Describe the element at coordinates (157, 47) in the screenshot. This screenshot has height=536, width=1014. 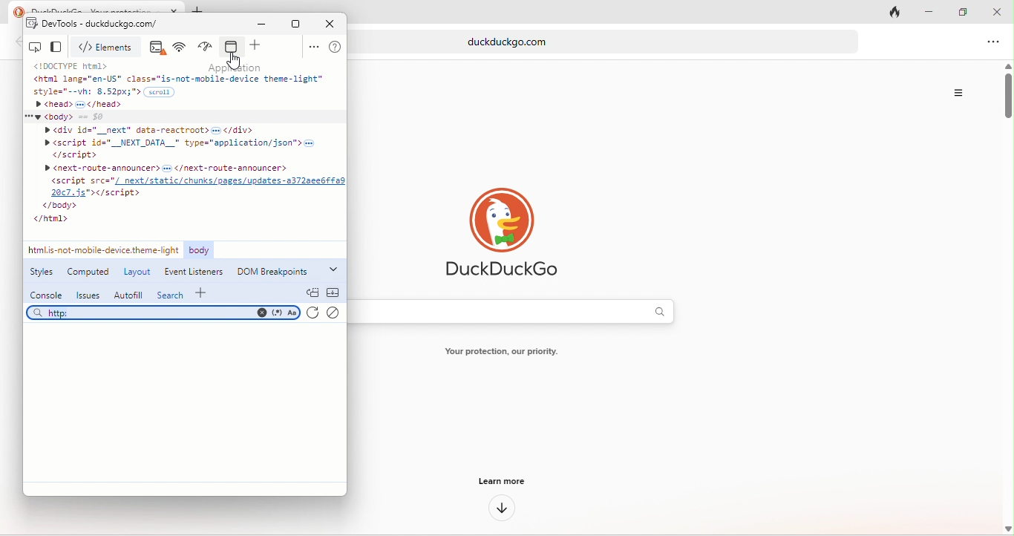
I see `console` at that location.